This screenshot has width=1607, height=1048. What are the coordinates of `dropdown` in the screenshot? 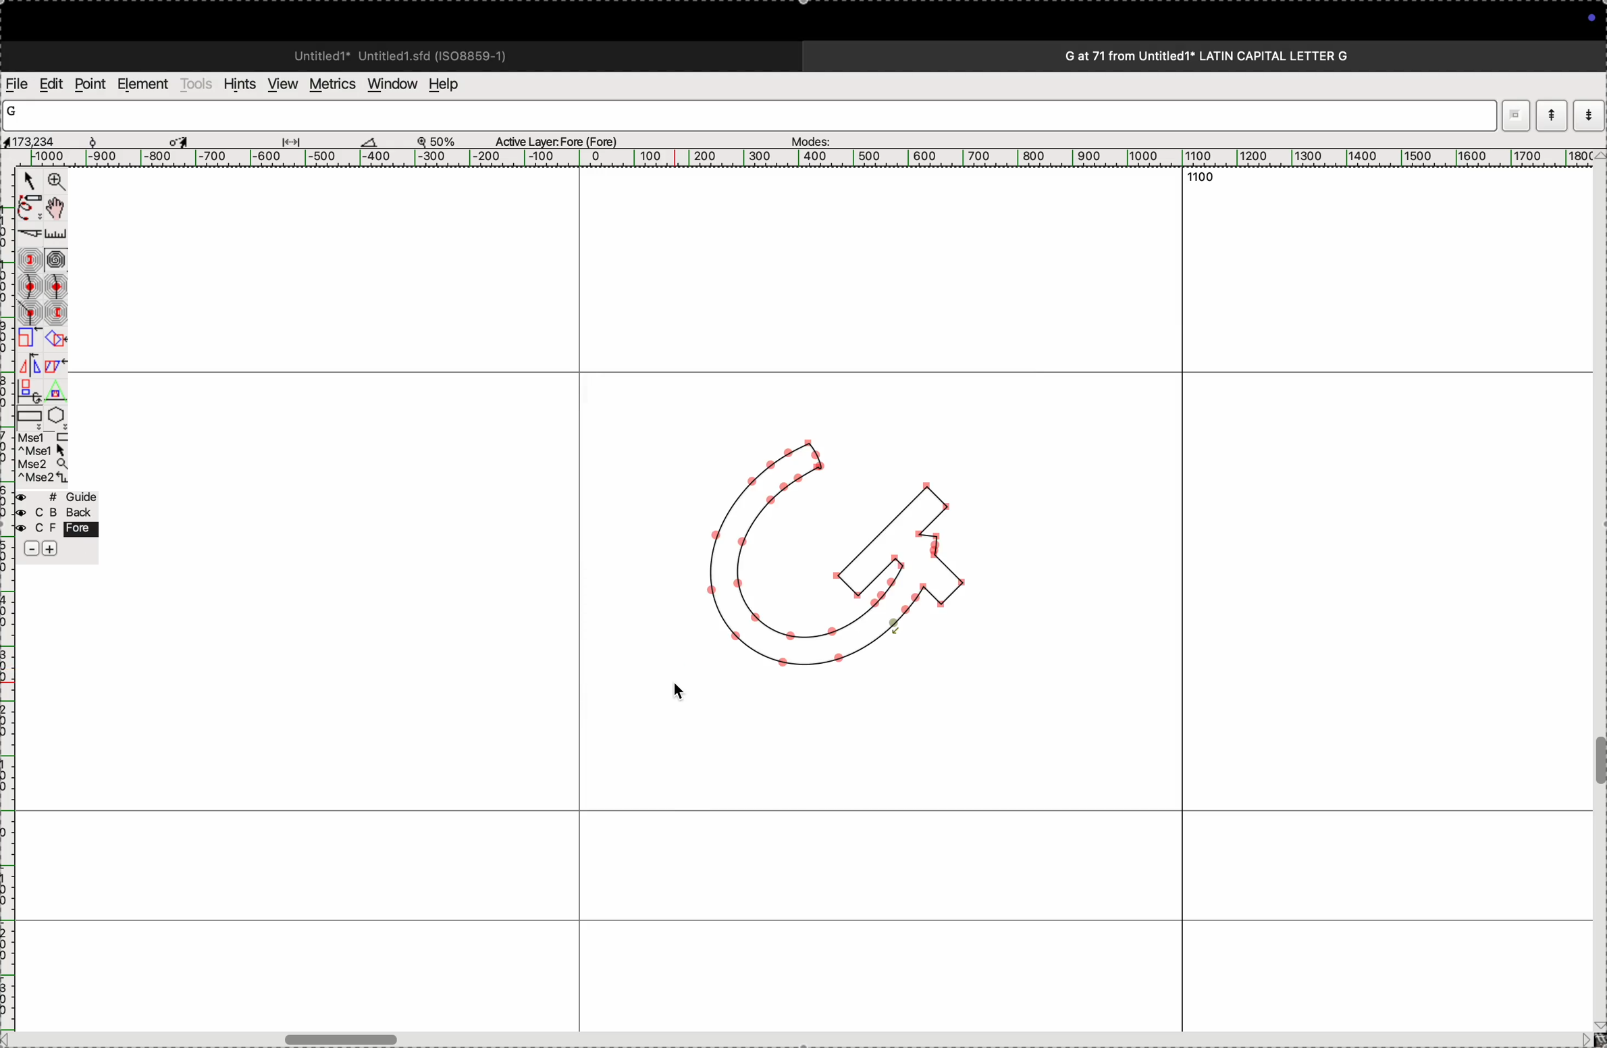 It's located at (1515, 114).